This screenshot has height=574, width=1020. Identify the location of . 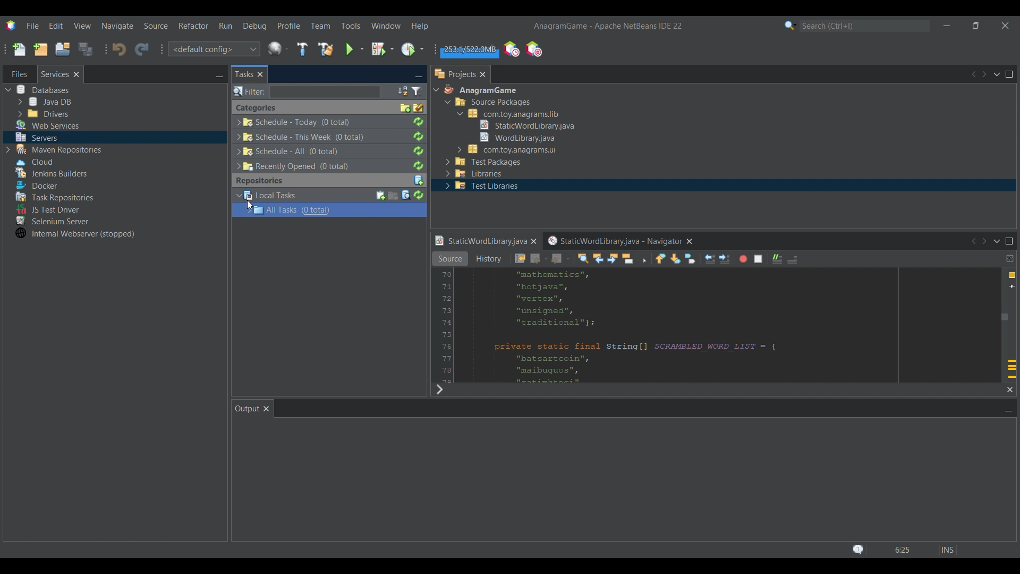
(987, 240).